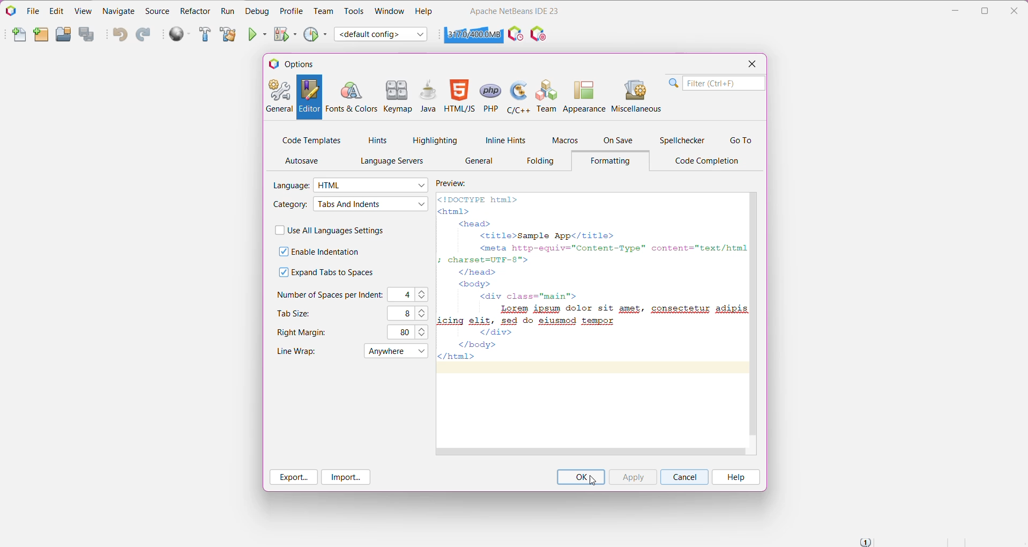 Image resolution: width=1028 pixels, height=547 pixels. I want to click on General, so click(480, 162).